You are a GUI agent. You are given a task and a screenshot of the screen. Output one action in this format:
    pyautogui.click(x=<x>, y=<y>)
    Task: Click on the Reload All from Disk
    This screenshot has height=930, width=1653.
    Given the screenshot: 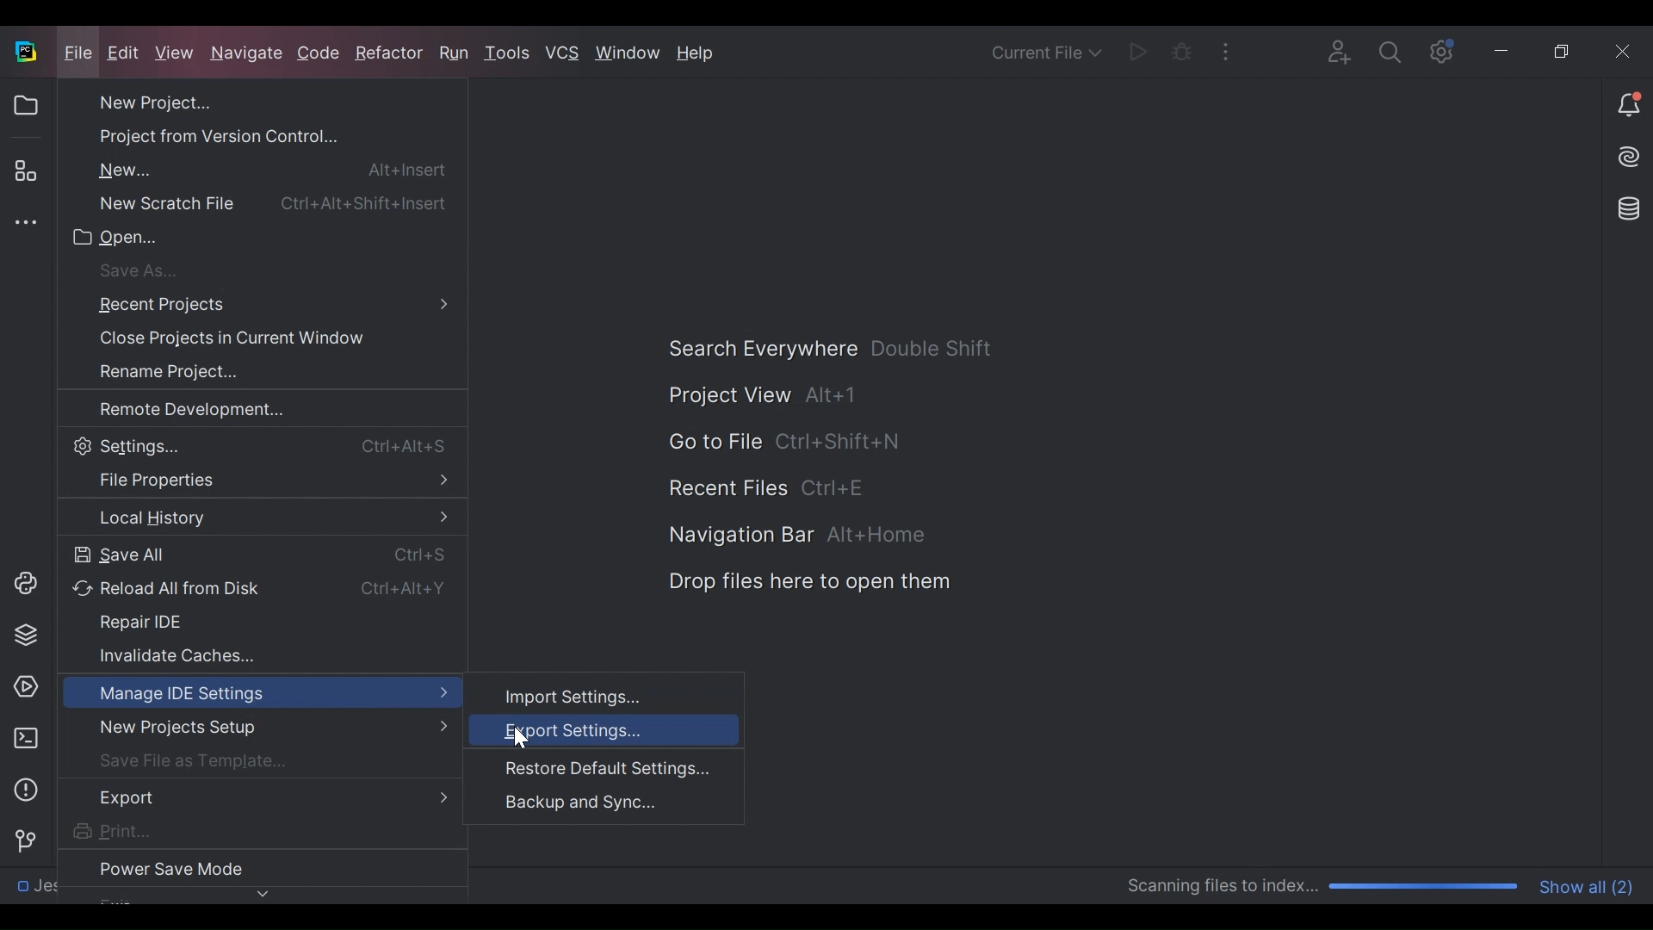 What is the action you would take?
    pyautogui.click(x=249, y=589)
    